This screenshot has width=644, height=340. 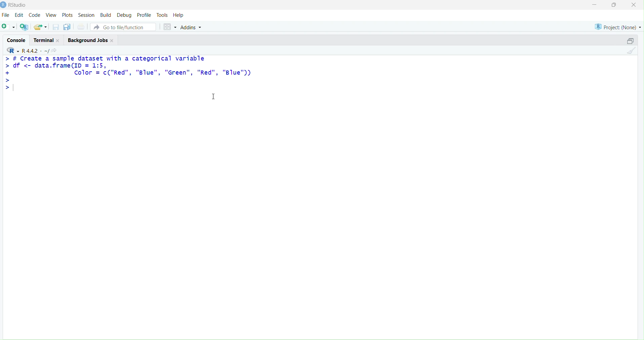 I want to click on help, so click(x=178, y=15).